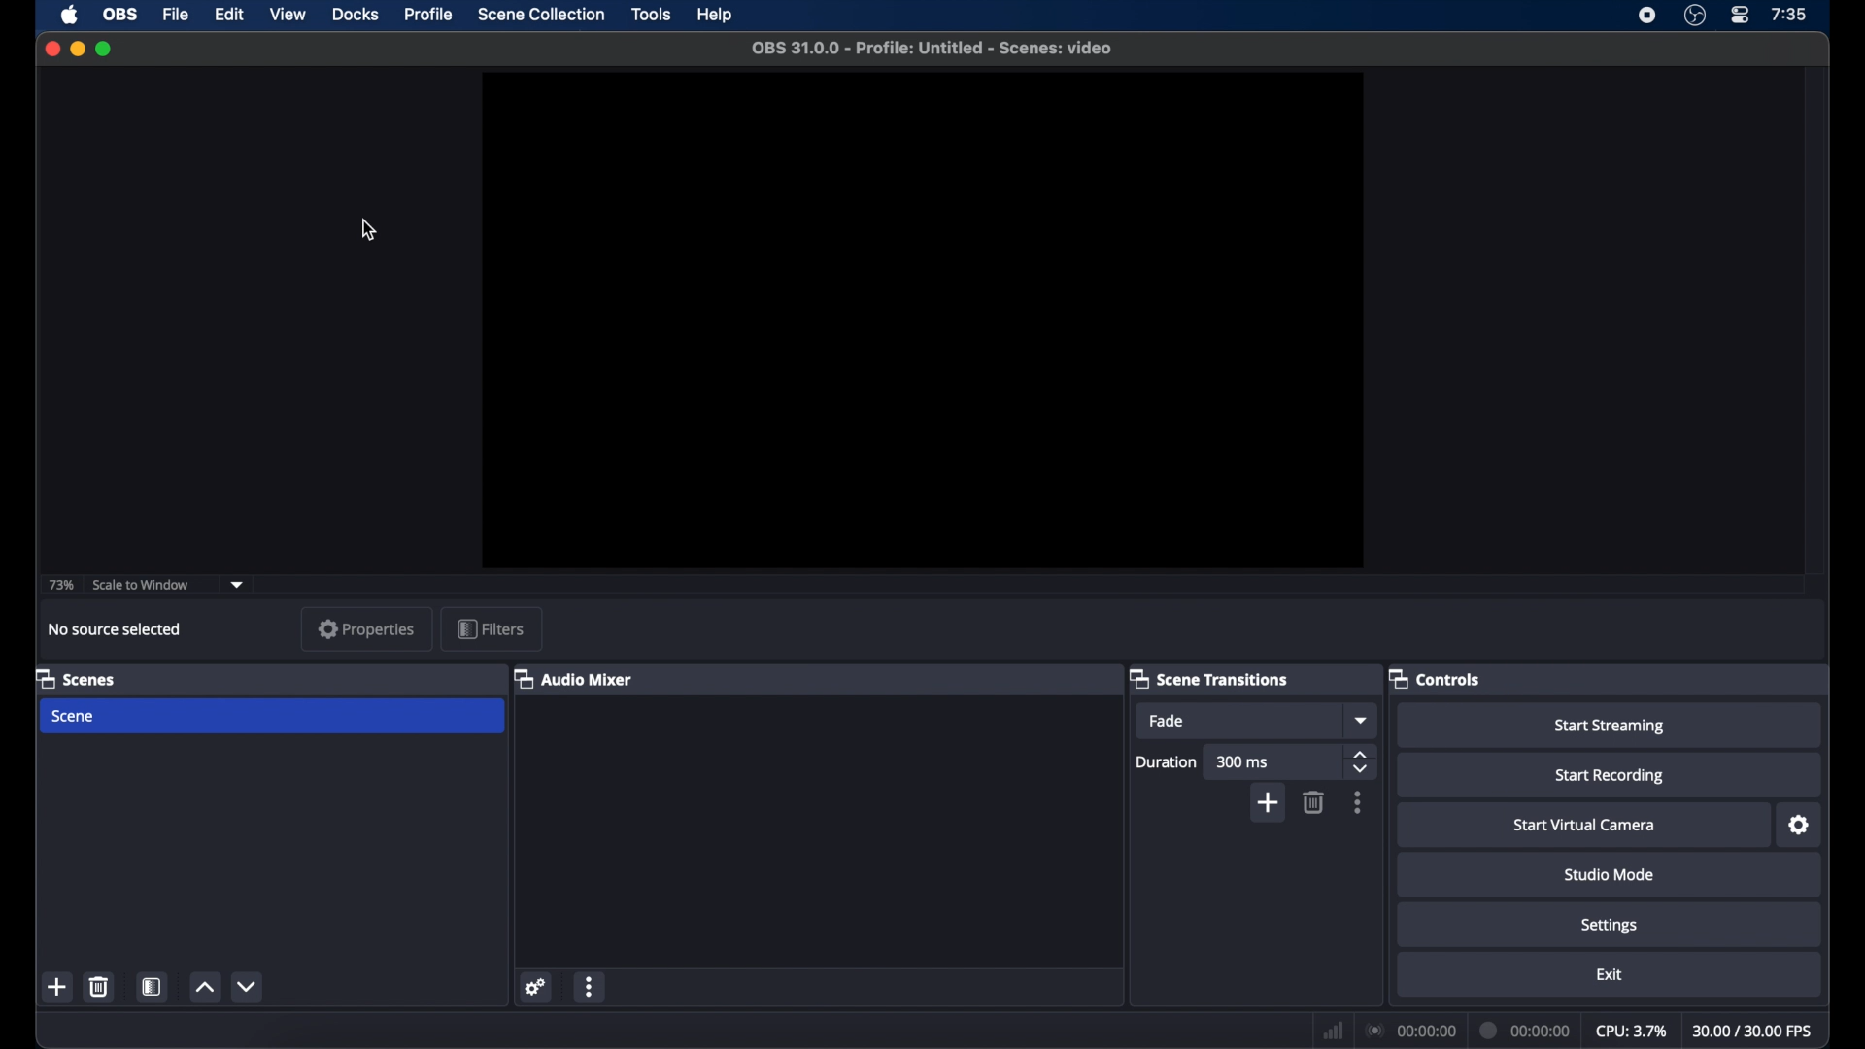 The image size is (1865, 1049). What do you see at coordinates (426, 13) in the screenshot?
I see `profile` at bounding box center [426, 13].